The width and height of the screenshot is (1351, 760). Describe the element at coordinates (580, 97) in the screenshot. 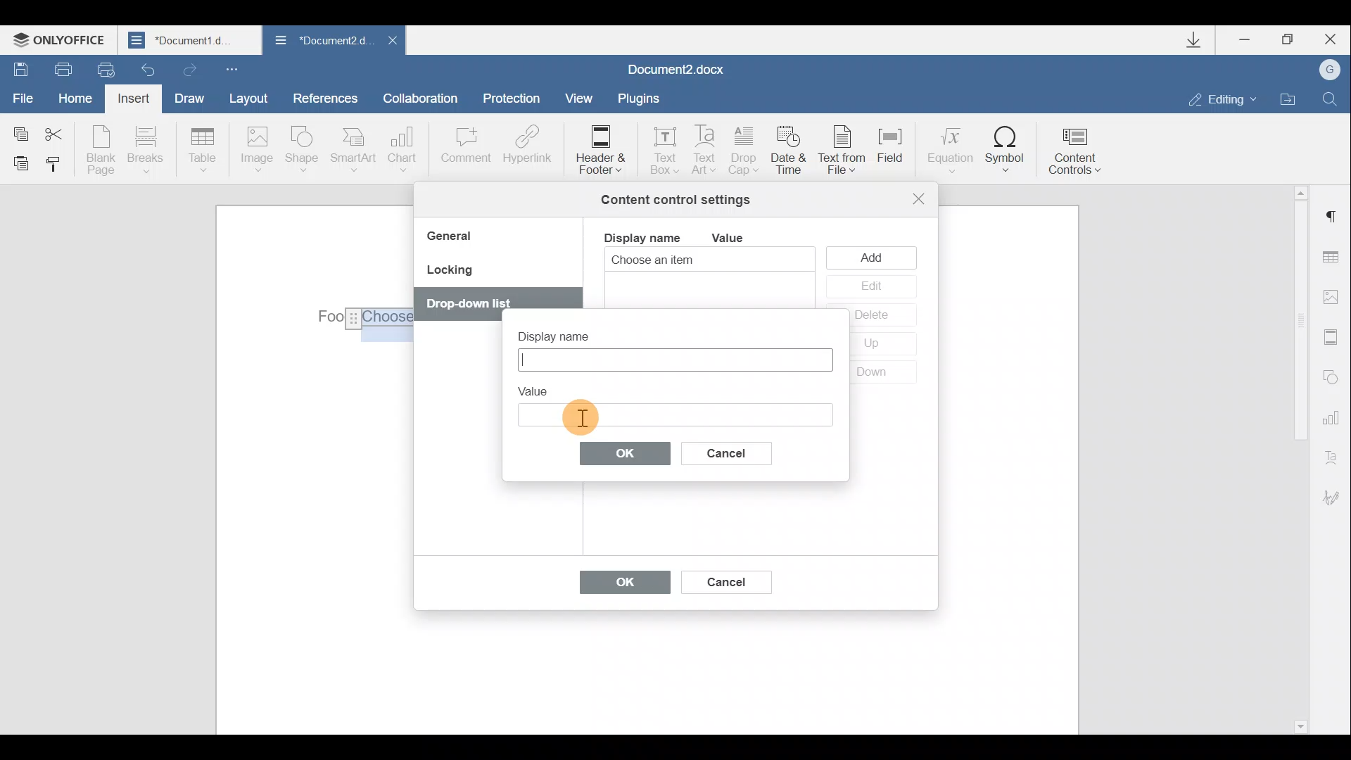

I see `View` at that location.